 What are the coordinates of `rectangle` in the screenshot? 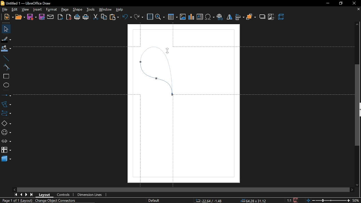 It's located at (5, 76).